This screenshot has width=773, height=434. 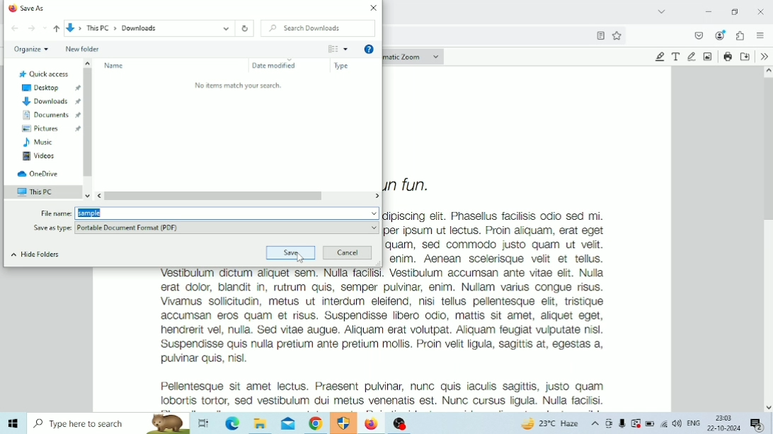 I want to click on scroll down, so click(x=87, y=196).